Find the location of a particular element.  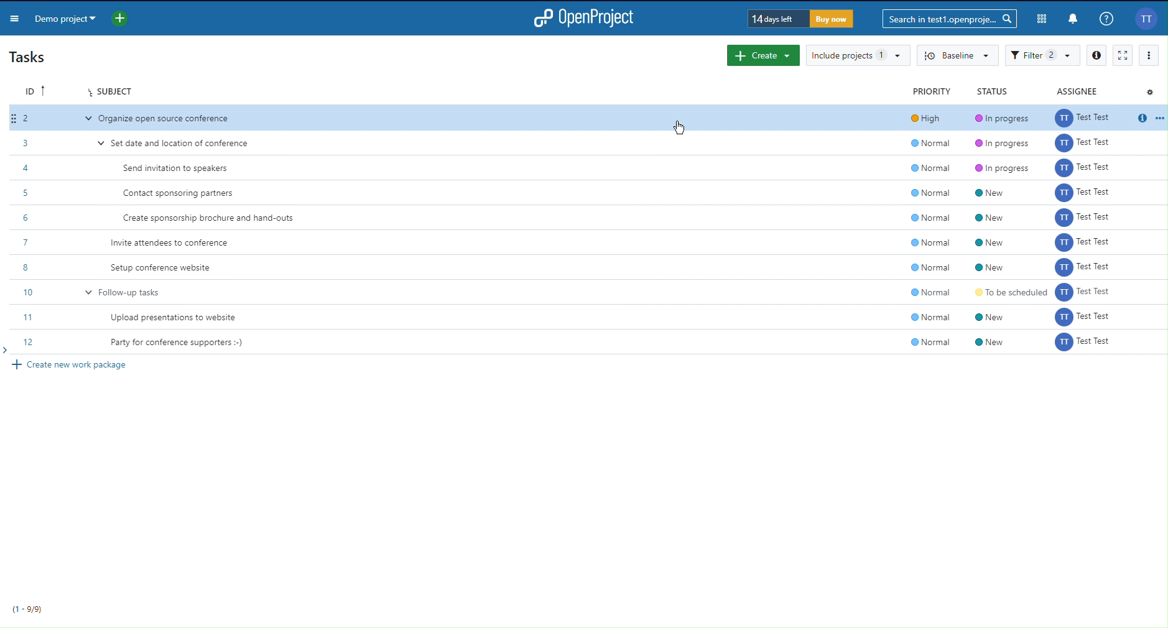

362 + Organize open source conference @ High @ In progress [7] Test Test 0 - is located at coordinates (590, 118).